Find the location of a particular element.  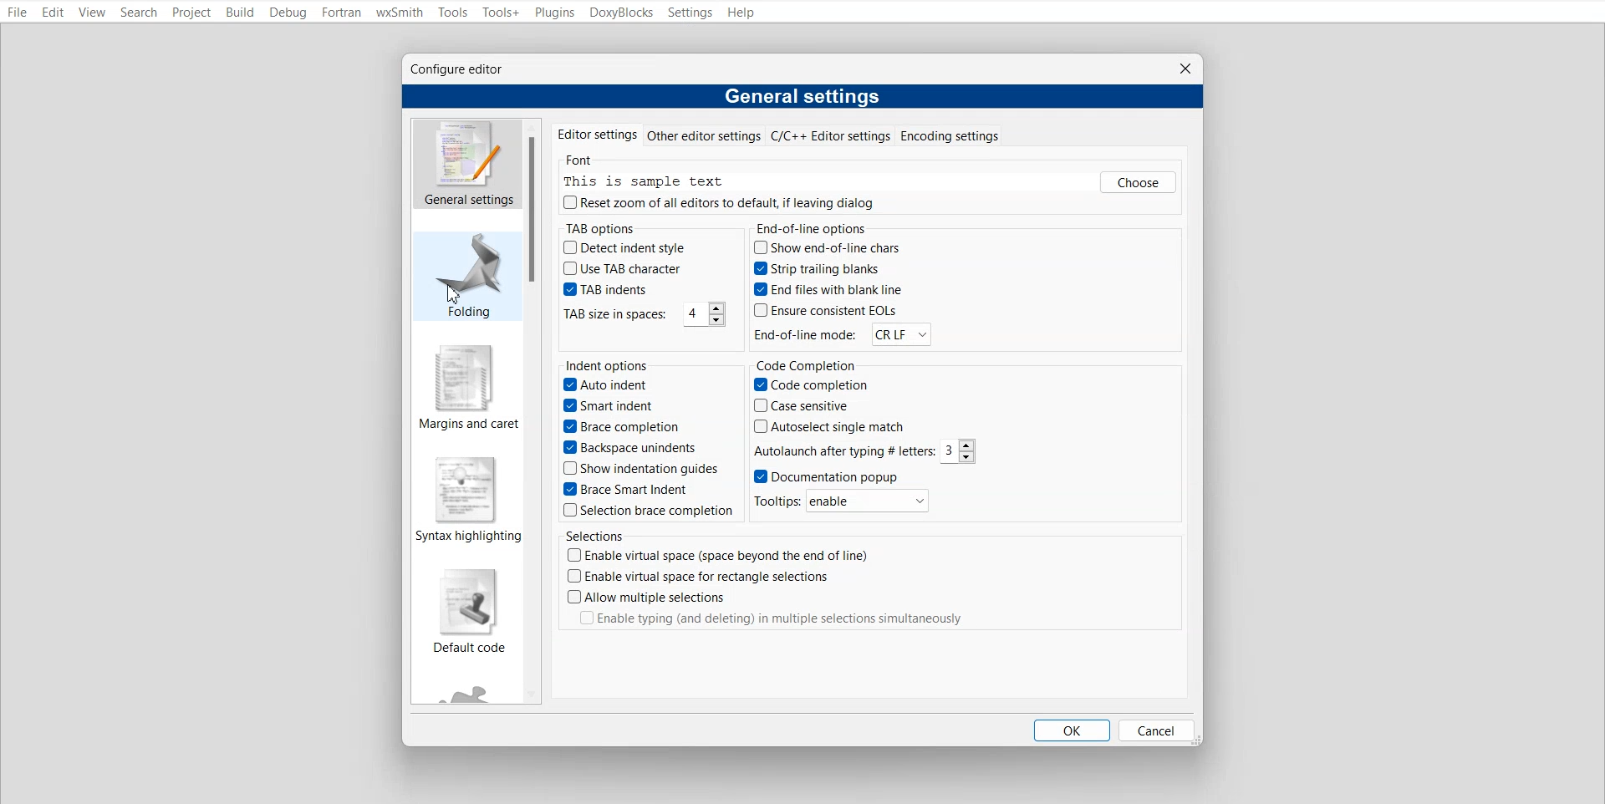

Settings is located at coordinates (691, 13).